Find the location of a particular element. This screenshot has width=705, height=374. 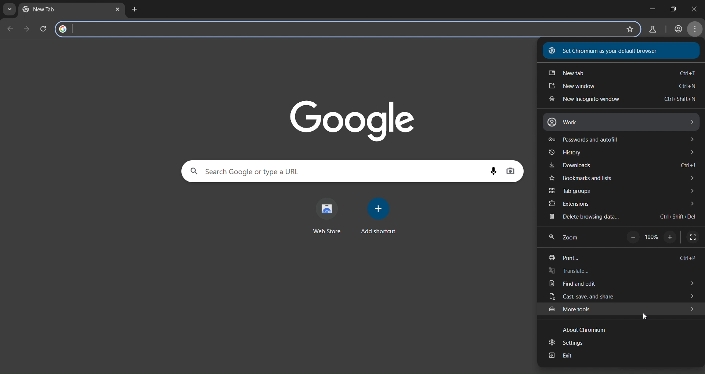

extensions is located at coordinates (622, 204).